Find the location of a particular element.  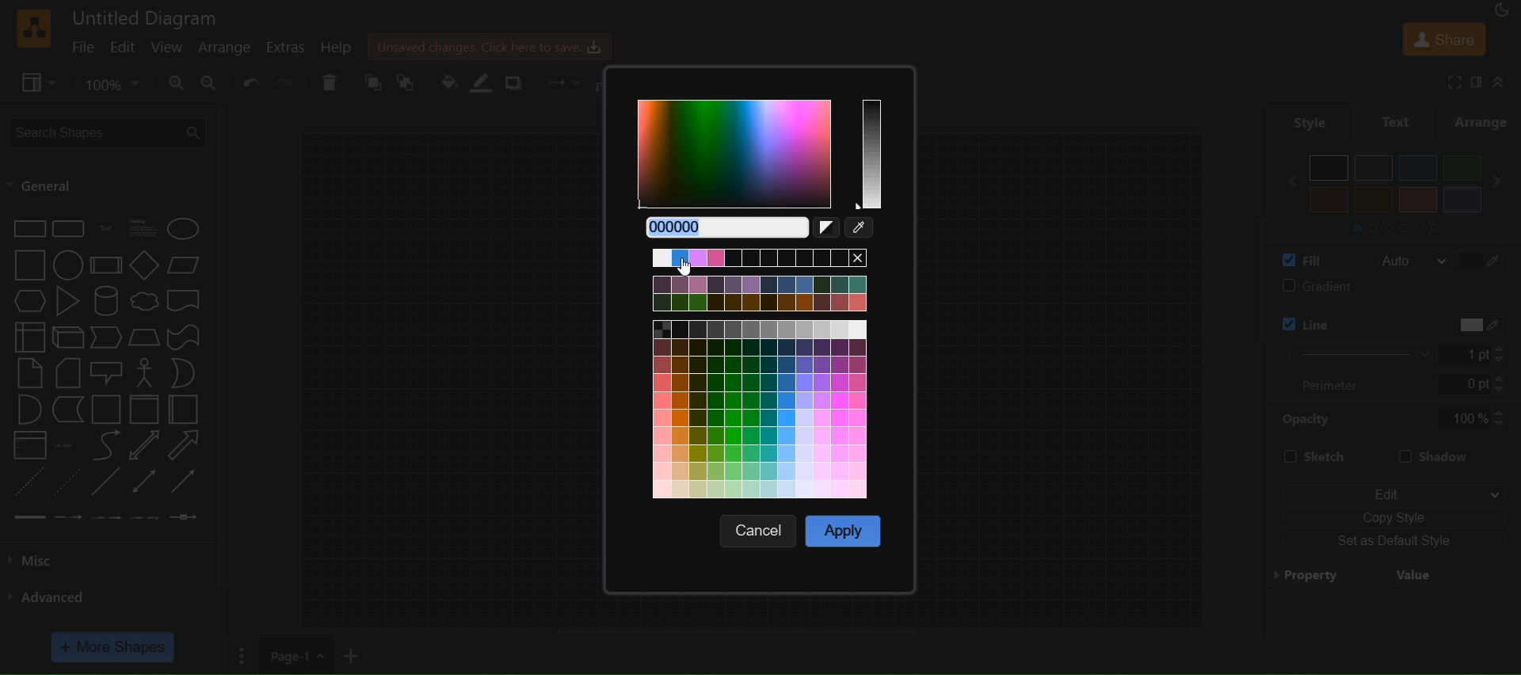

use black and white is located at coordinates (829, 230).